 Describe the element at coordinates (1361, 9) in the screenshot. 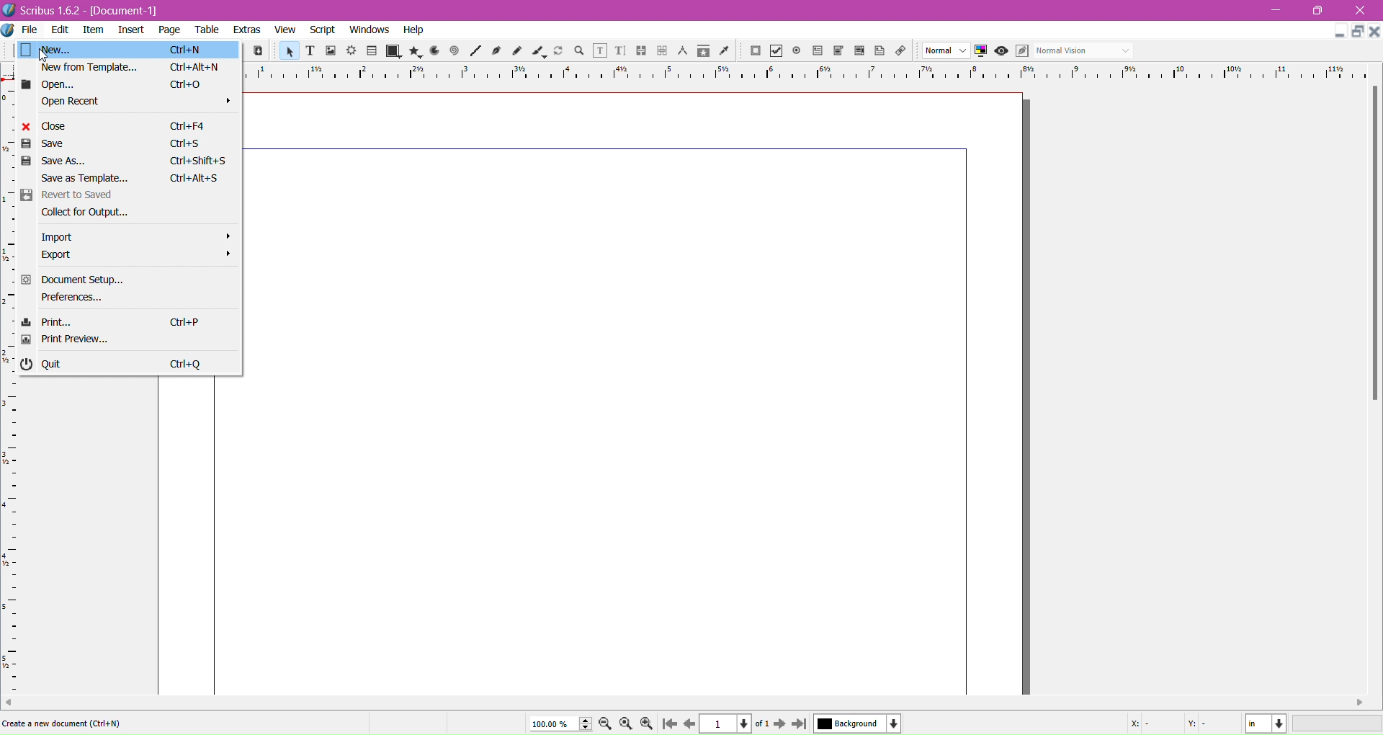

I see `close` at that location.